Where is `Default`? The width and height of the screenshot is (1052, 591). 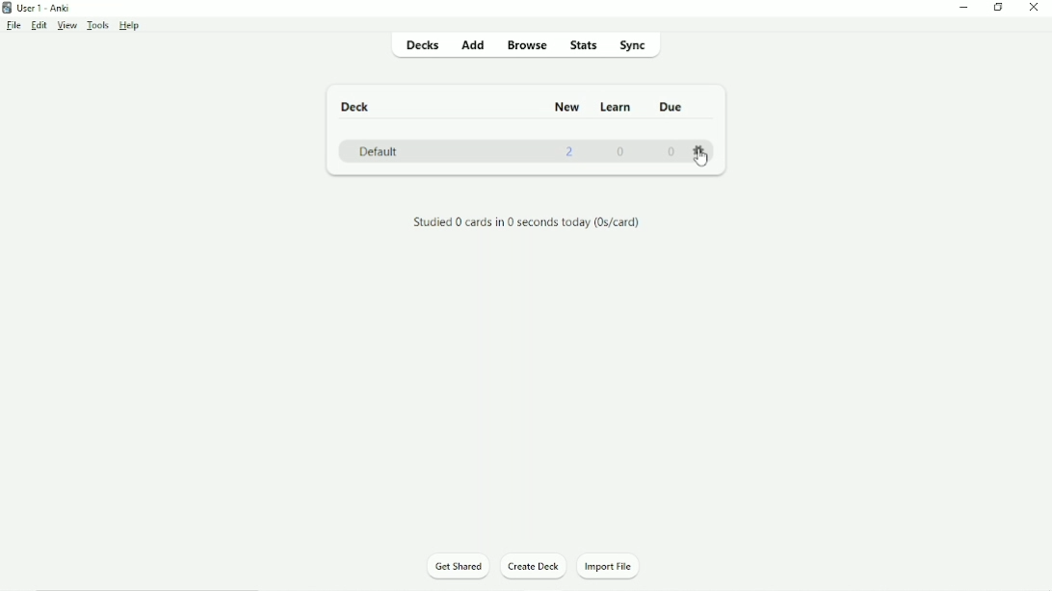 Default is located at coordinates (381, 151).